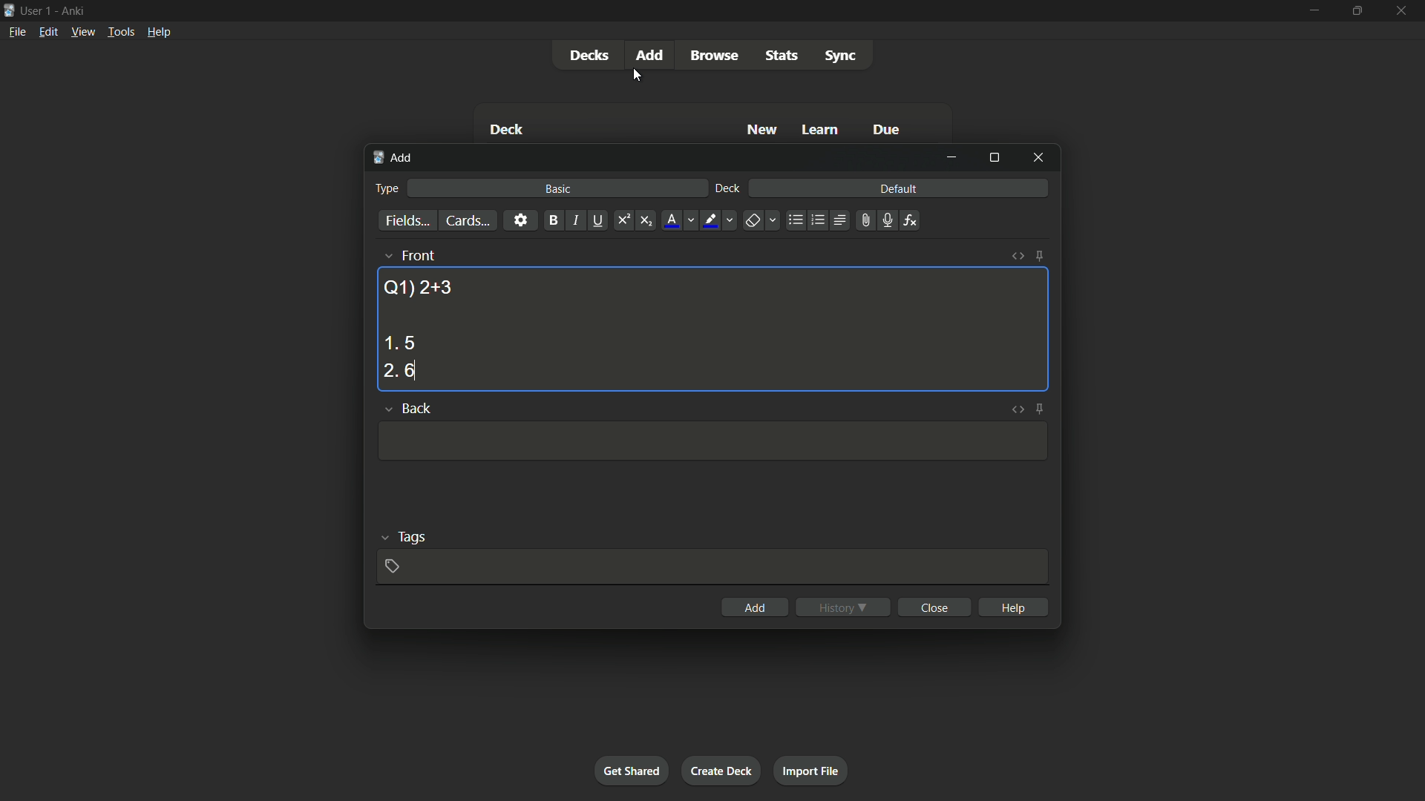 The width and height of the screenshot is (1425, 801). What do you see at coordinates (559, 188) in the screenshot?
I see `basic` at bounding box center [559, 188].